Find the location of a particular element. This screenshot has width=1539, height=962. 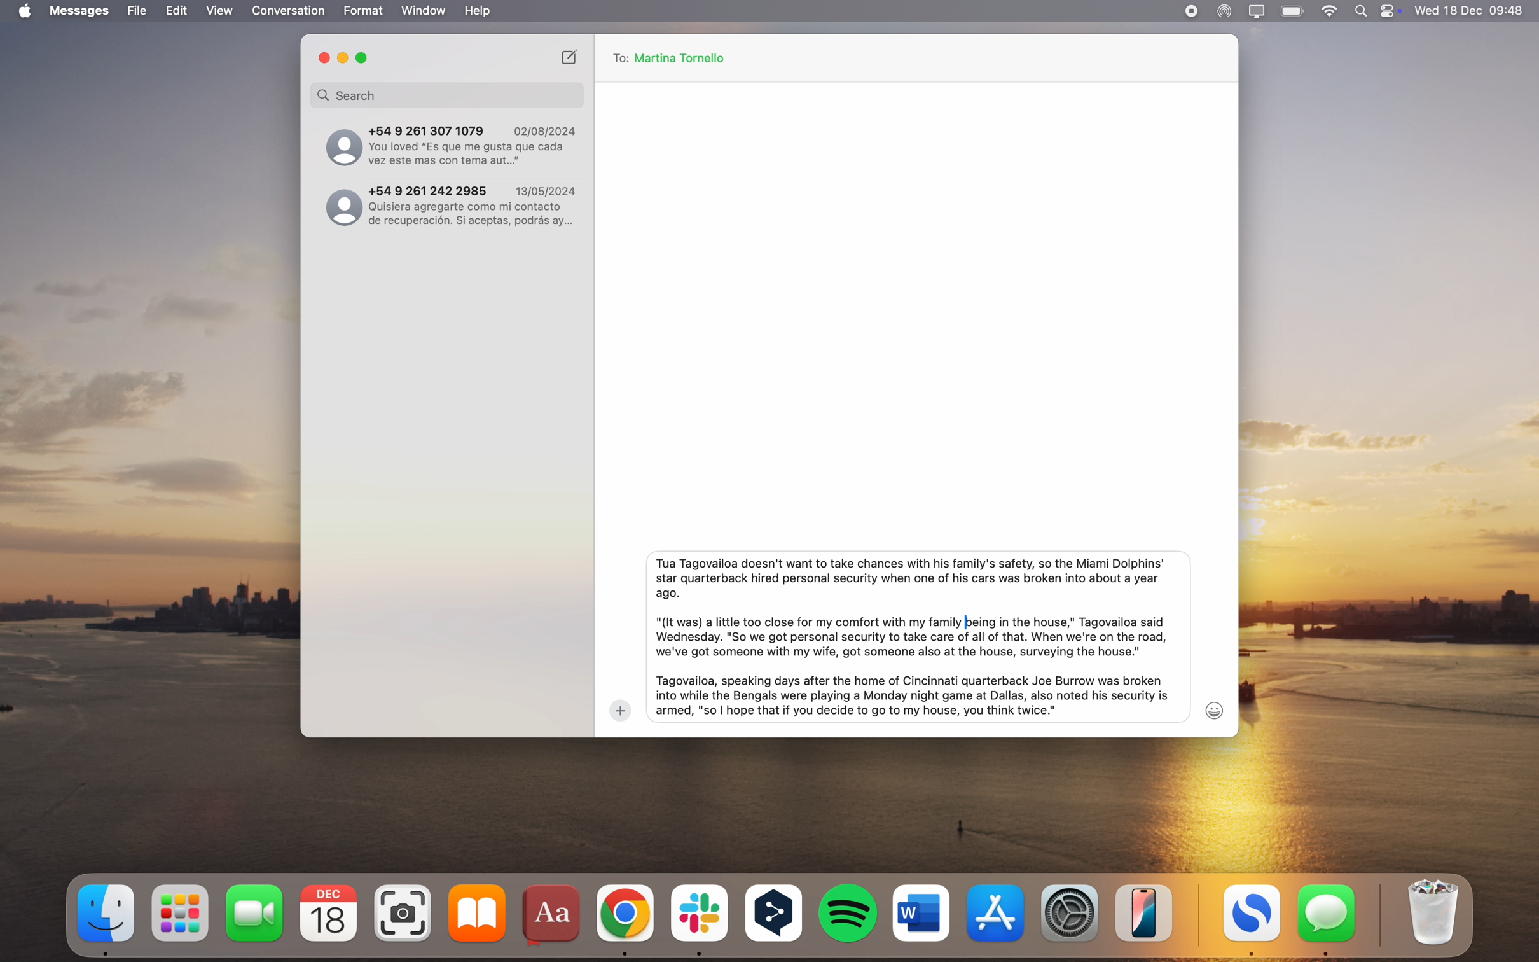

window is located at coordinates (424, 11).